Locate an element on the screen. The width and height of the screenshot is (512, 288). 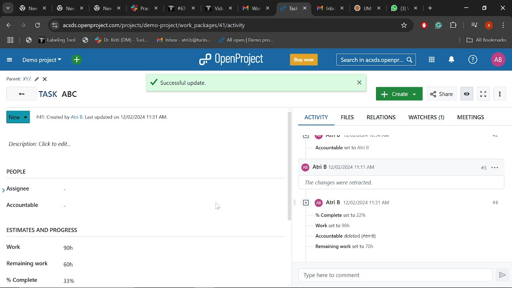
Add/remove bookmark is located at coordinates (405, 24).